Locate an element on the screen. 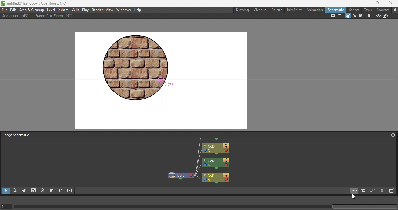 This screenshot has height=210, width=398. Col3: C is located at coordinates (216, 149).